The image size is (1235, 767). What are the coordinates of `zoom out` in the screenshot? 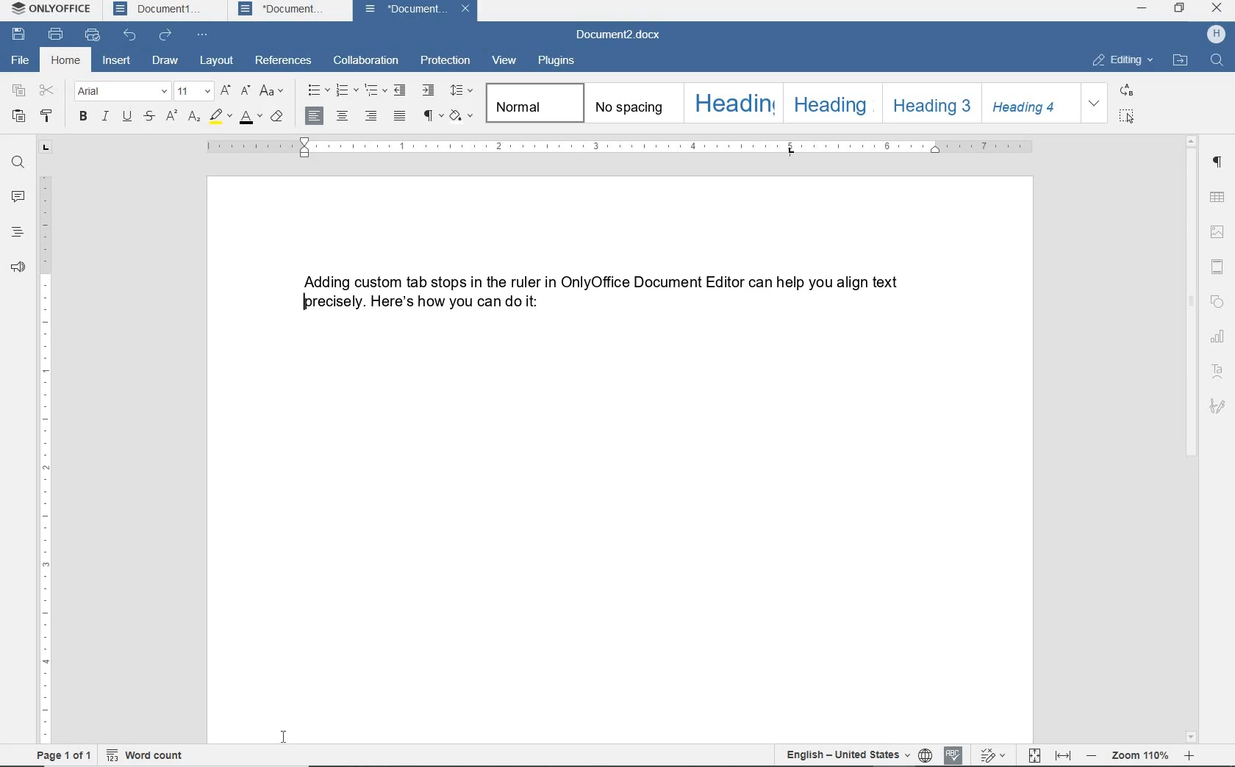 It's located at (1093, 755).